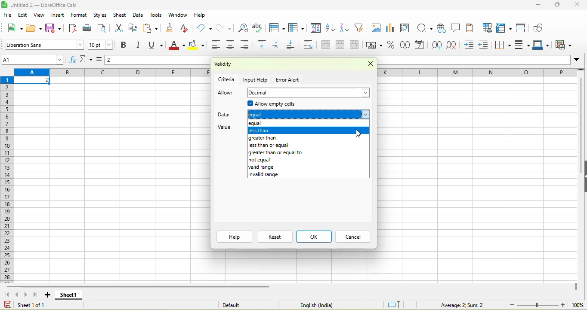 The height and width of the screenshot is (310, 587). What do you see at coordinates (455, 46) in the screenshot?
I see `delete decimal` at bounding box center [455, 46].